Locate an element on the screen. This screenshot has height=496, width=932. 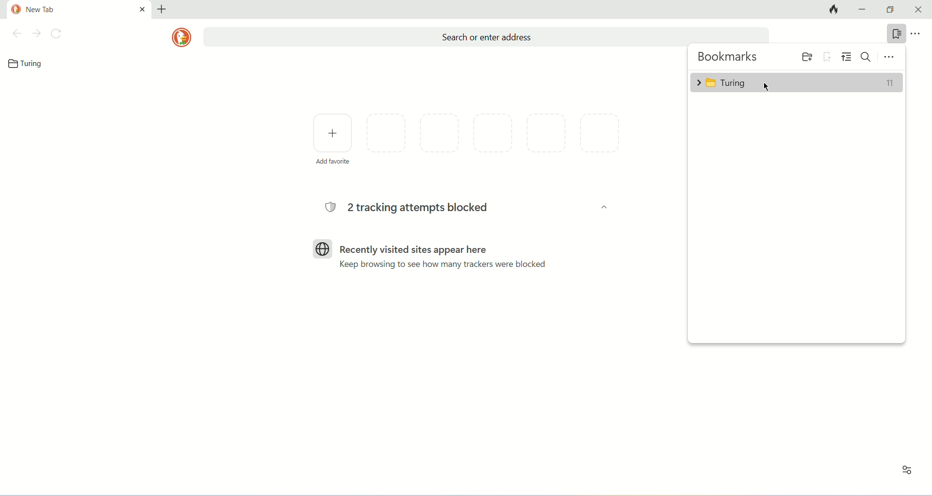
close is located at coordinates (919, 10).